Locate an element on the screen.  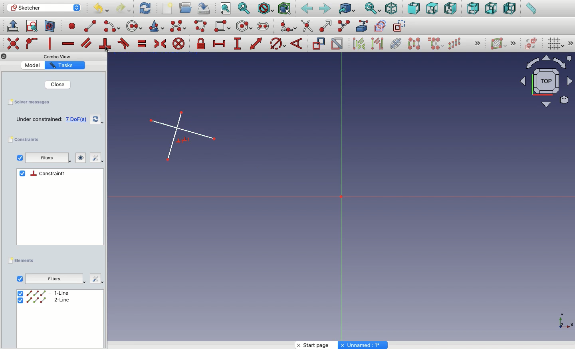
Top is located at coordinates (431, 9).